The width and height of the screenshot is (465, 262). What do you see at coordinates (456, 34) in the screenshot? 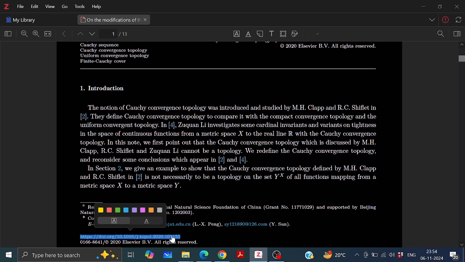
I see `Sidebar view` at bounding box center [456, 34].